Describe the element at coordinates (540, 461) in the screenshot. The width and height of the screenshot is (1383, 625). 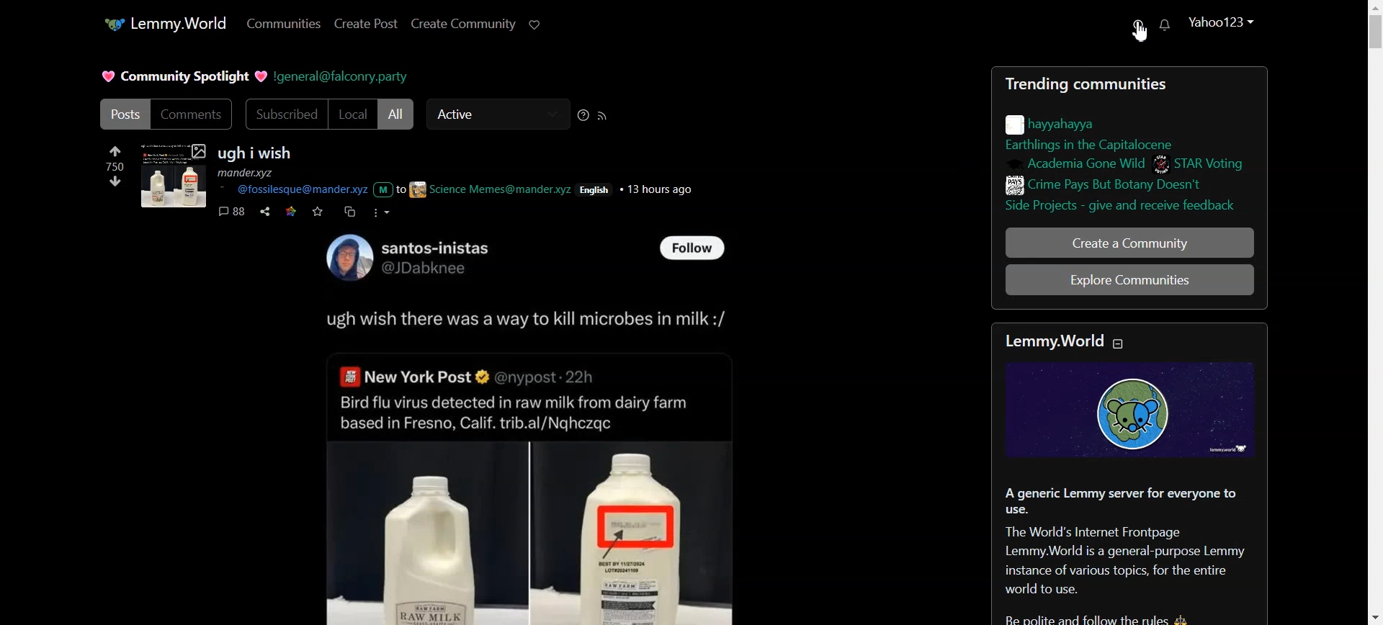
I see `Post` at that location.